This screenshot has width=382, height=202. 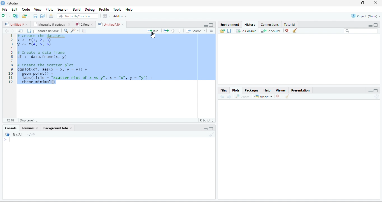 What do you see at coordinates (180, 31) in the screenshot?
I see `Go to next section/chunk` at bounding box center [180, 31].